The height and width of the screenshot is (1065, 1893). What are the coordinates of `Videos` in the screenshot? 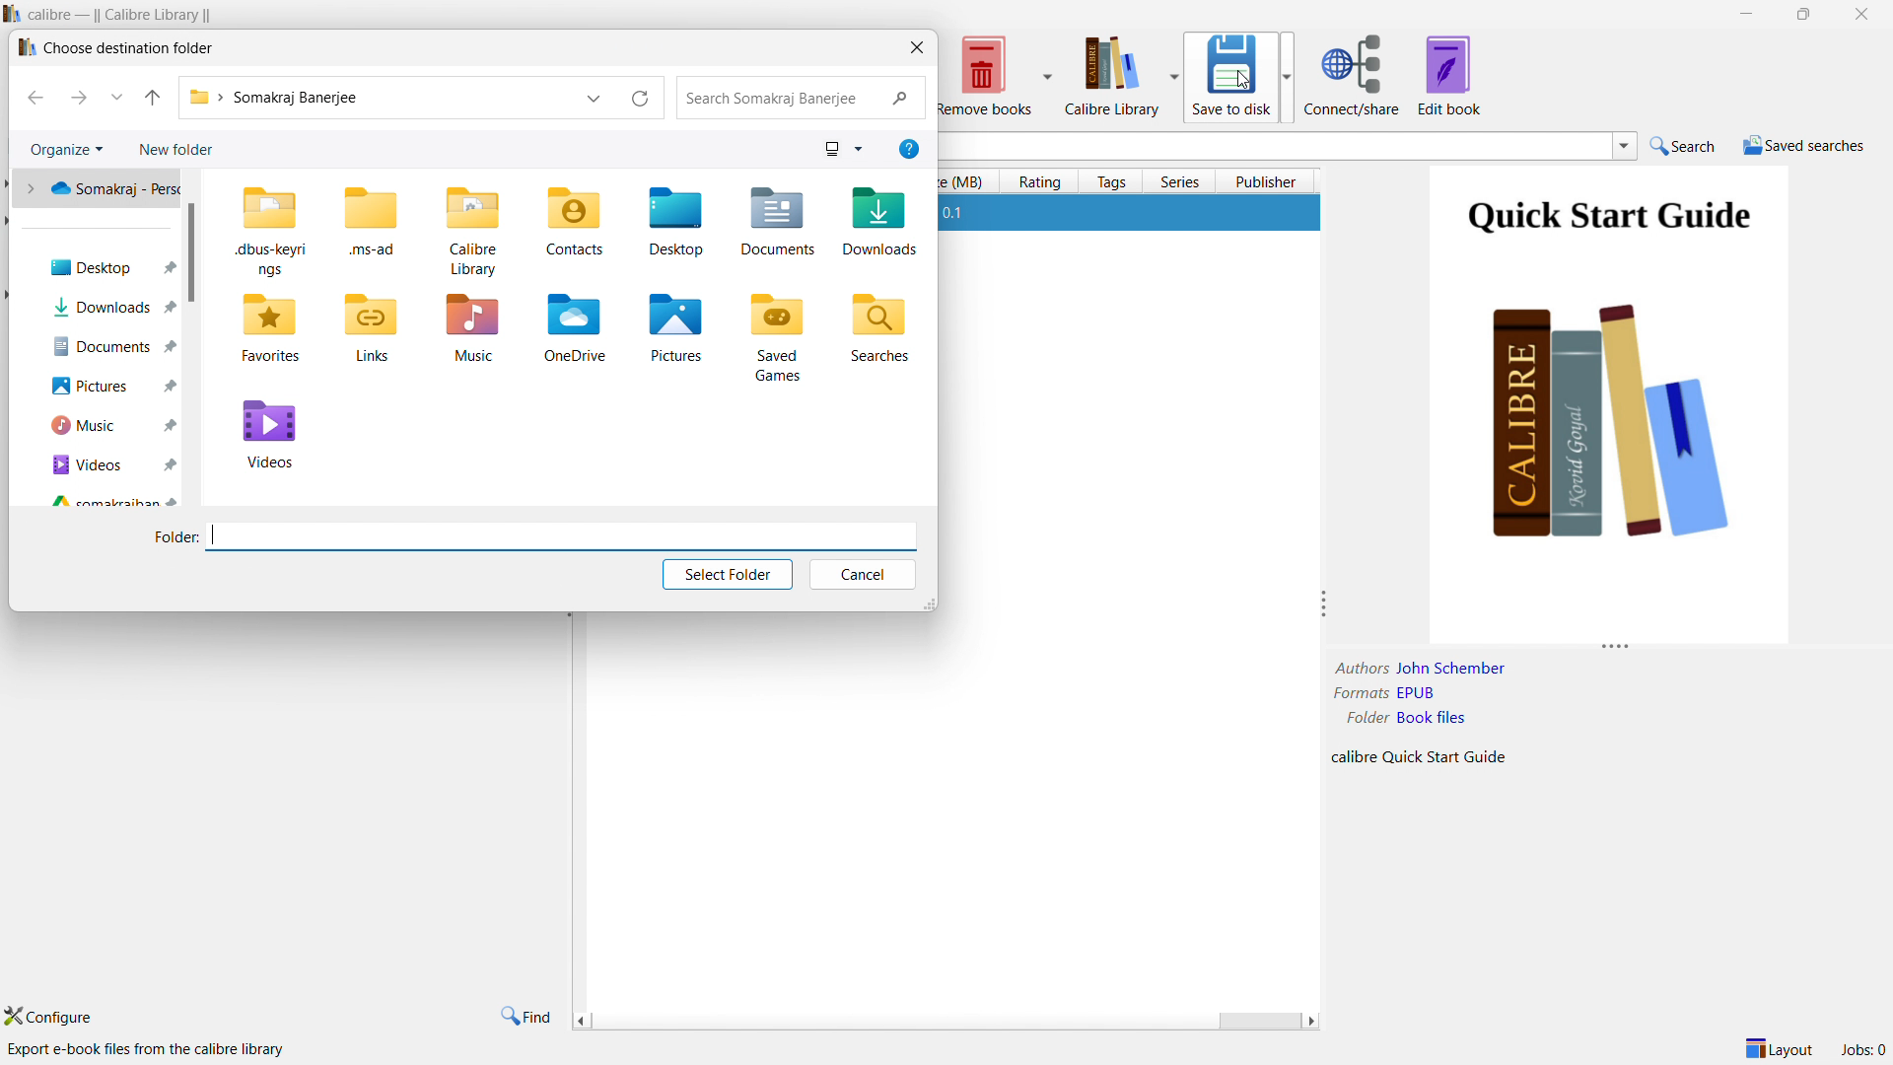 It's located at (109, 462).